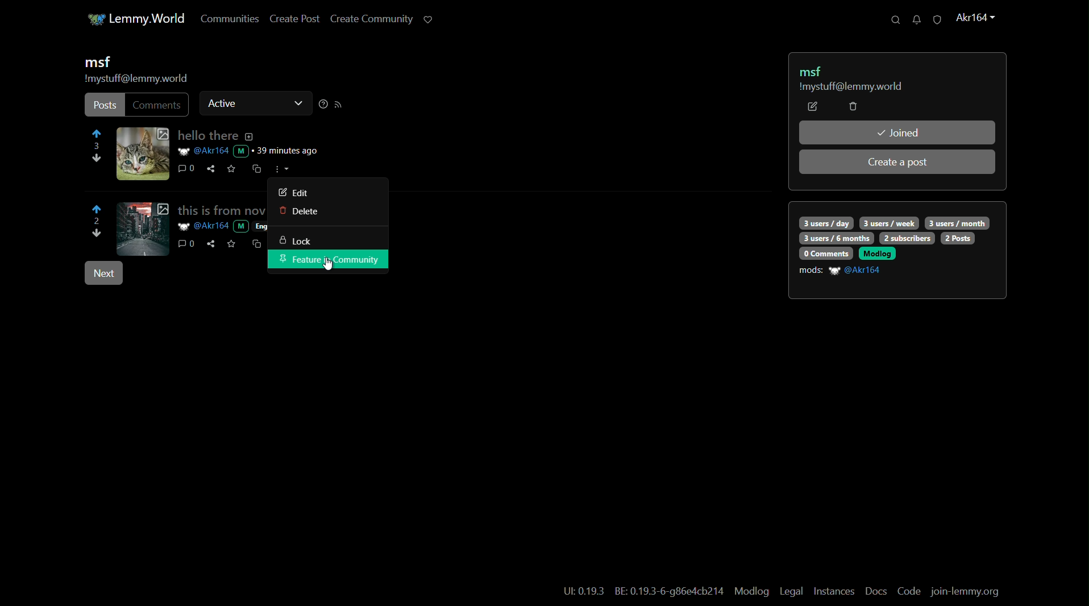 The width and height of the screenshot is (1089, 606). Describe the element at coordinates (251, 151) in the screenshot. I see `usernamepost details` at that location.